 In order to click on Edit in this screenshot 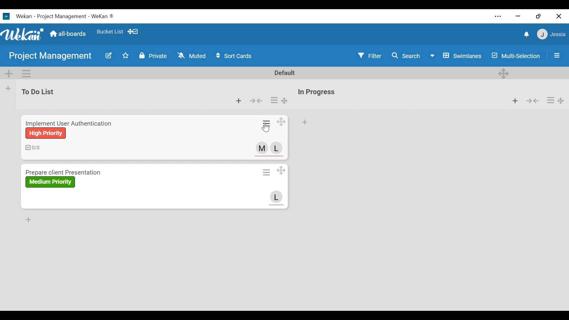, I will do `click(109, 55)`.